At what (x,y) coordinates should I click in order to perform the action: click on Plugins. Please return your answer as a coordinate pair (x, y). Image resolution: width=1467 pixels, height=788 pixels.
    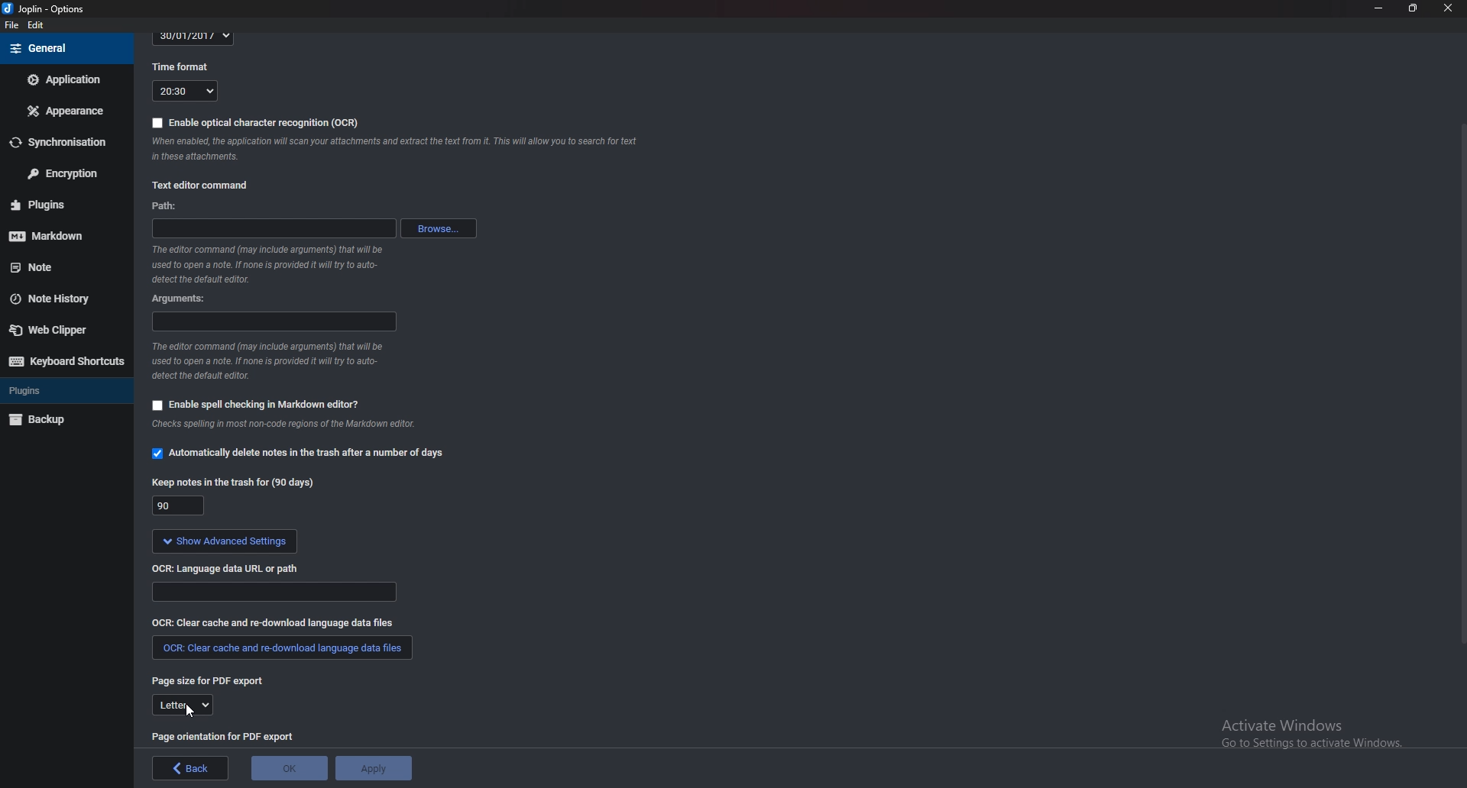
    Looking at the image, I should click on (58, 389).